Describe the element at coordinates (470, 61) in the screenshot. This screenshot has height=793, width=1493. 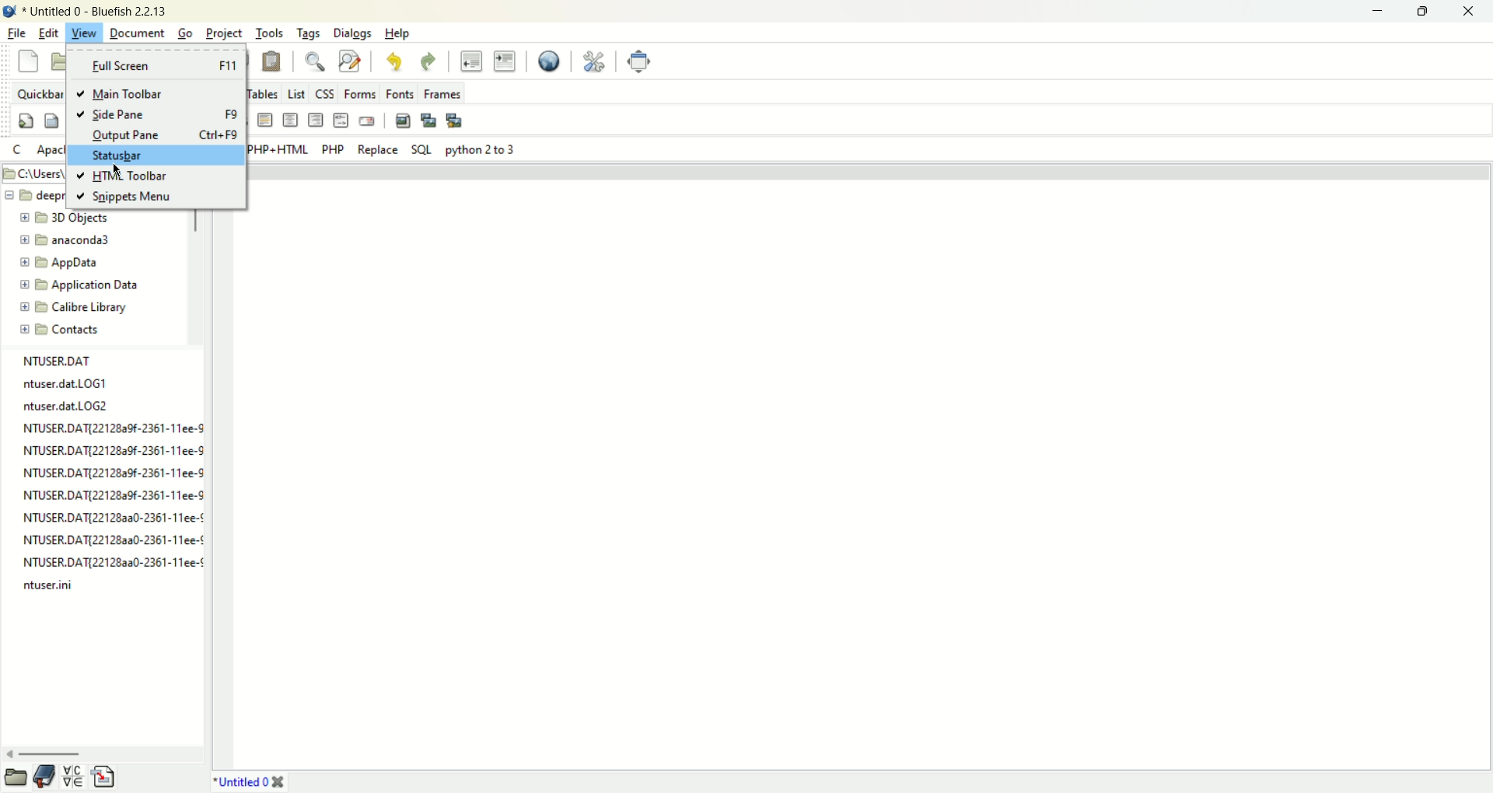
I see `unindent` at that location.